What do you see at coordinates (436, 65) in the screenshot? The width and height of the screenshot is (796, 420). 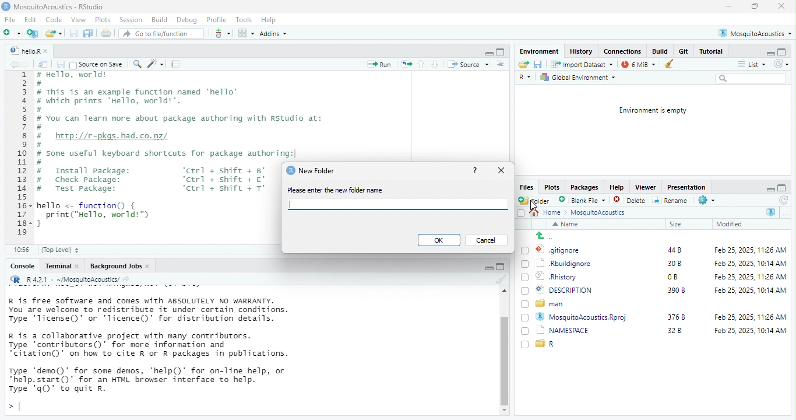 I see `go to next section/chunk` at bounding box center [436, 65].